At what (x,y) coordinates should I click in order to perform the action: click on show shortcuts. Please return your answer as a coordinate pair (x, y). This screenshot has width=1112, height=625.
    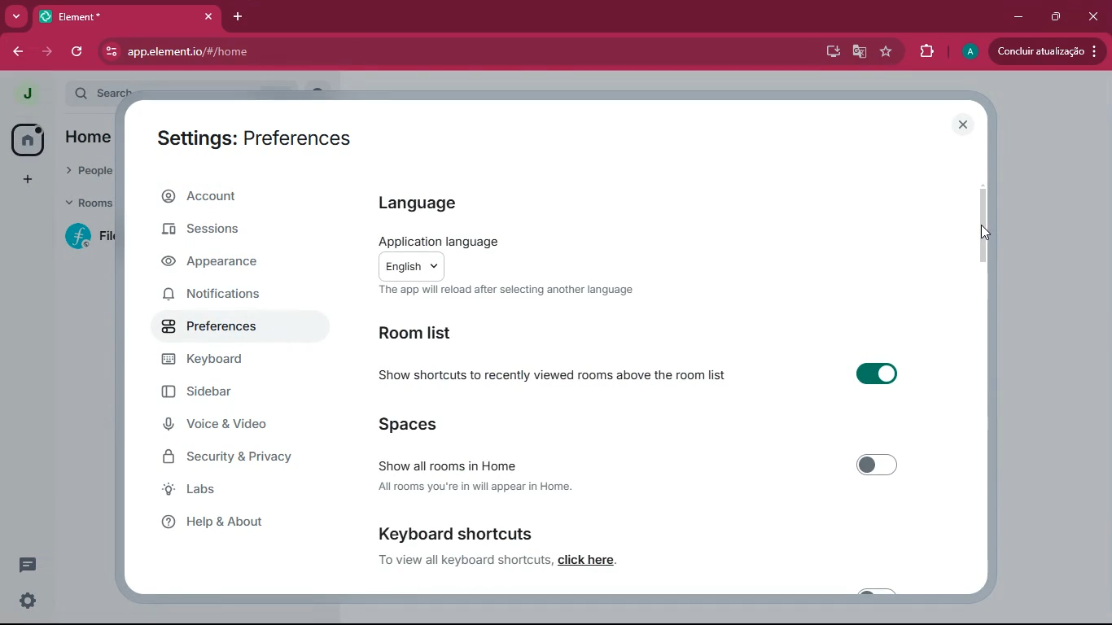
    Looking at the image, I should click on (645, 374).